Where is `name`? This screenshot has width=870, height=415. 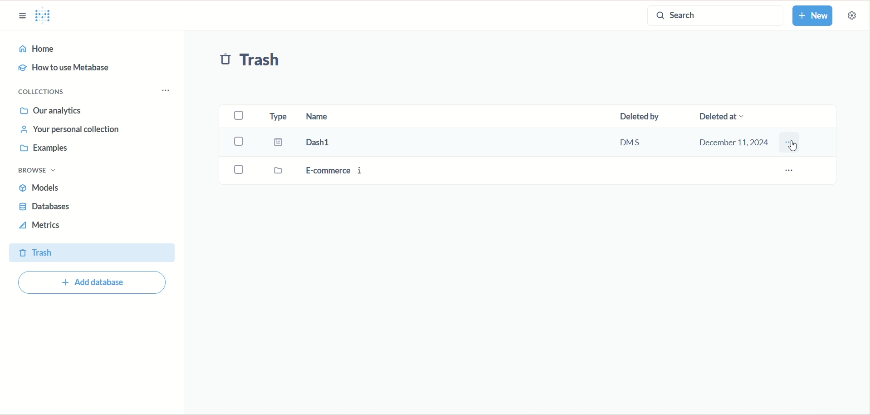 name is located at coordinates (338, 117).